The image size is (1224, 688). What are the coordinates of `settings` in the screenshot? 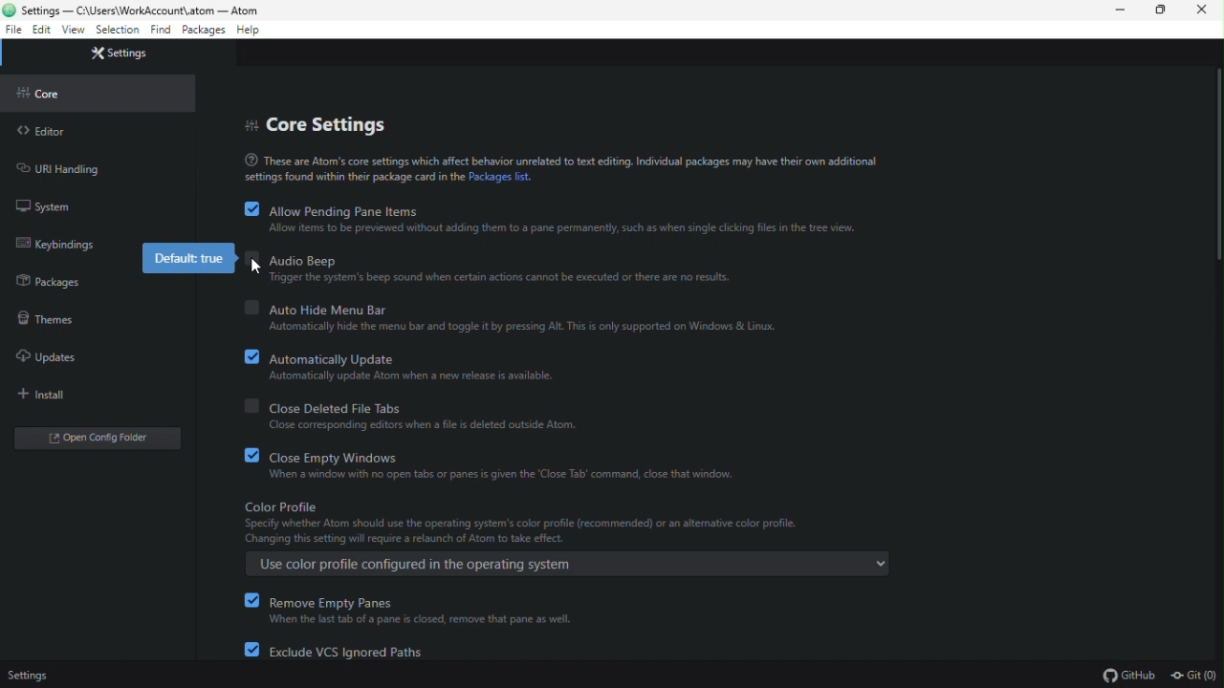 It's located at (34, 670).